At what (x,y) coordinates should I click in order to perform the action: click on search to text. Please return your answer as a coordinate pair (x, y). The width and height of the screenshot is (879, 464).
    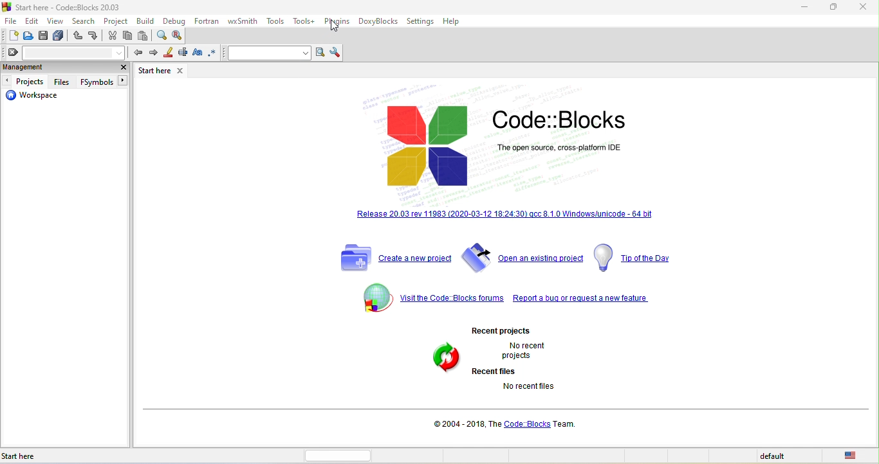
    Looking at the image, I should click on (268, 53).